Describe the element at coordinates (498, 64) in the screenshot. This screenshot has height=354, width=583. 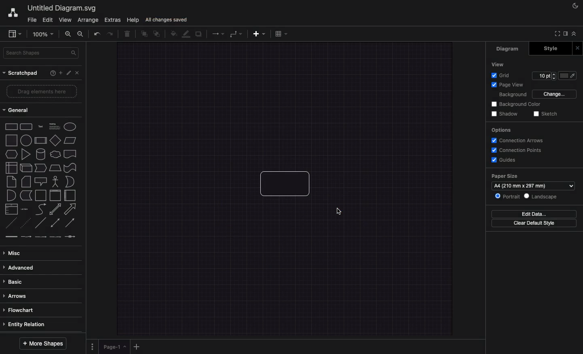
I see `View` at that location.